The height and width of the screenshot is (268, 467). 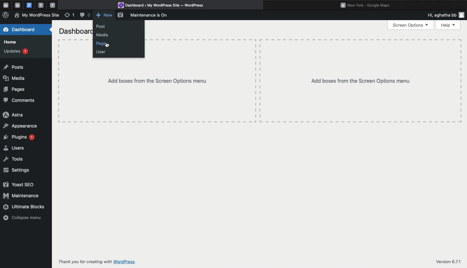 What do you see at coordinates (20, 100) in the screenshot?
I see `Comments` at bounding box center [20, 100].